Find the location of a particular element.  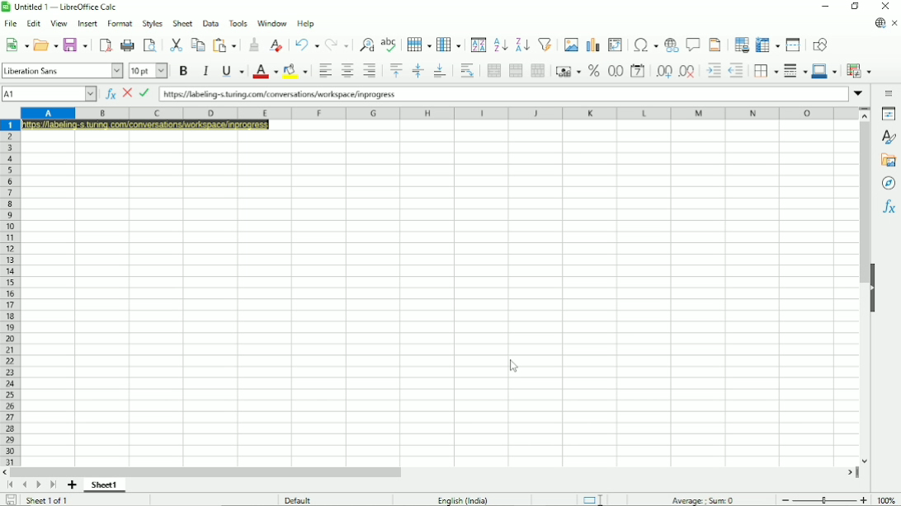

Borders is located at coordinates (766, 71).